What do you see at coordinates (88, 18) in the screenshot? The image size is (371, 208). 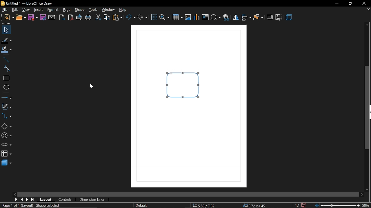 I see `print` at bounding box center [88, 18].